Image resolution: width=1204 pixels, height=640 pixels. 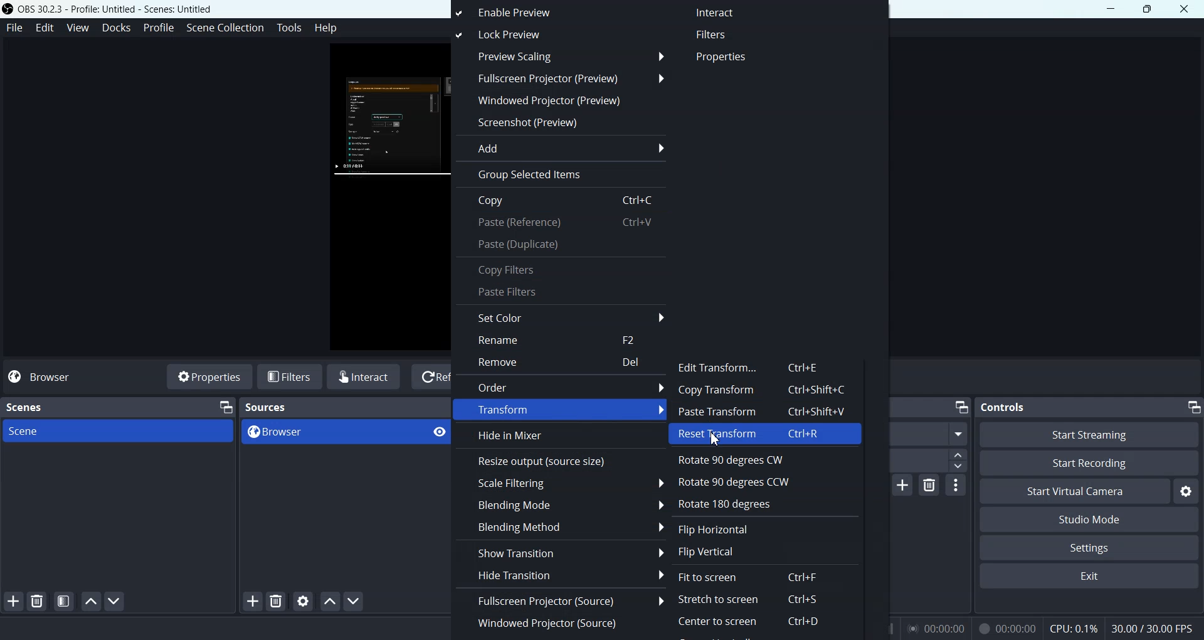 What do you see at coordinates (159, 28) in the screenshot?
I see `Profile` at bounding box center [159, 28].